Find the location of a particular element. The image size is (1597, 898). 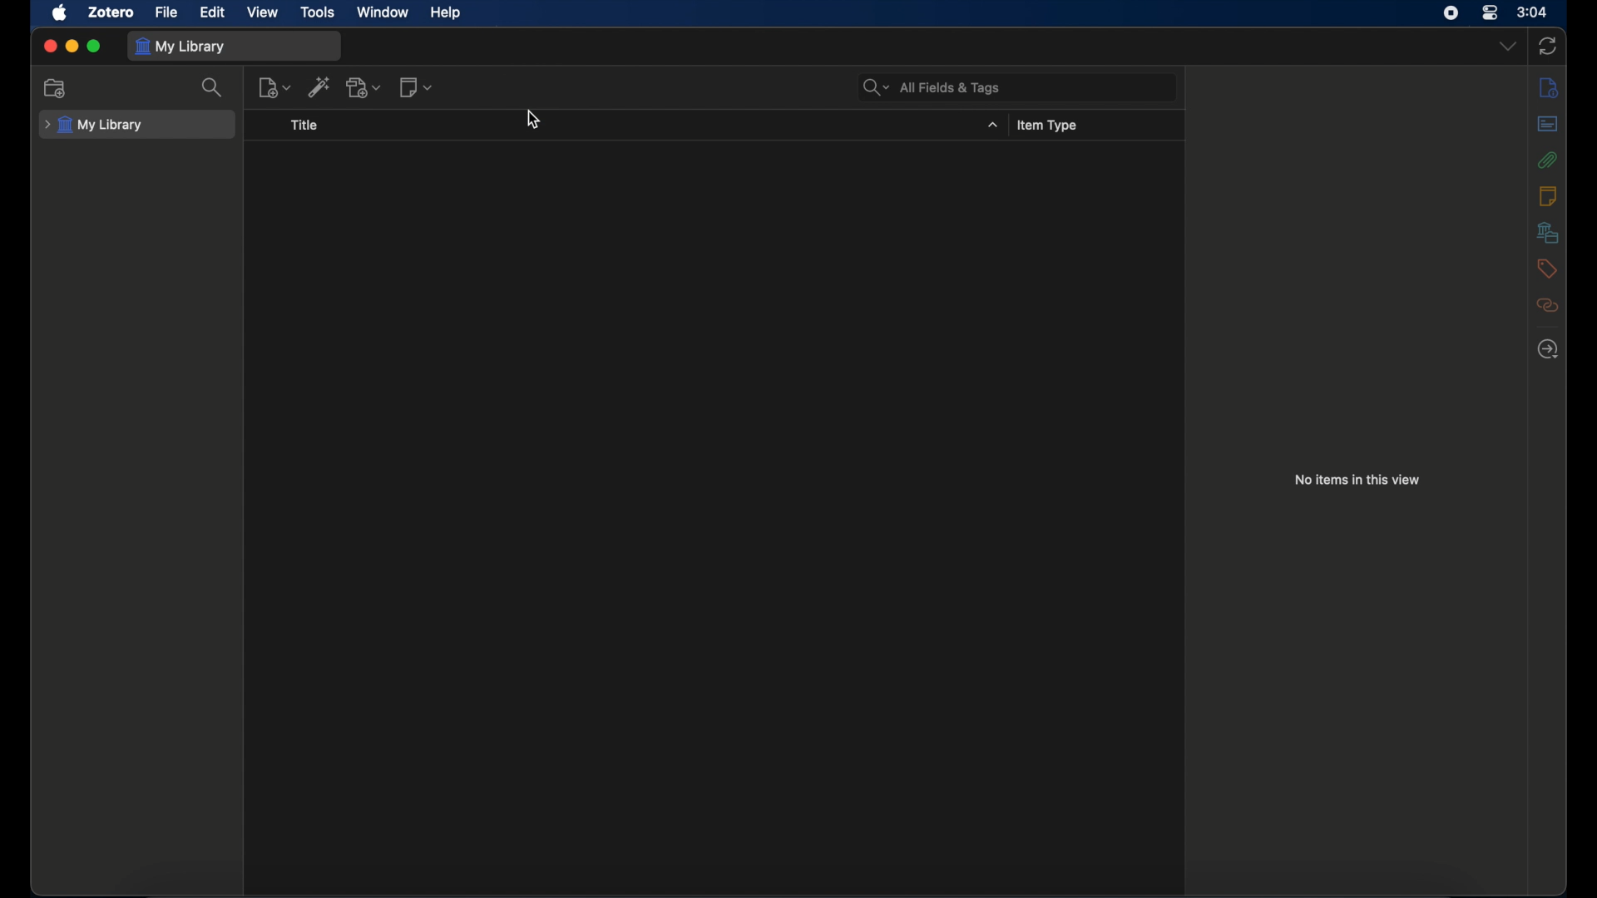

tags is located at coordinates (1546, 268).